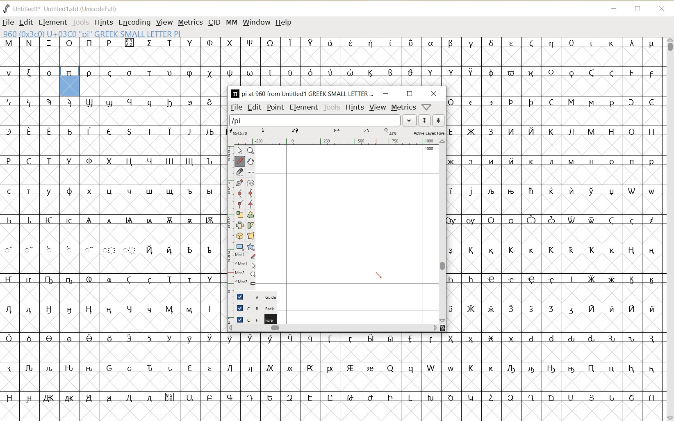 The image size is (674, 421). What do you see at coordinates (443, 378) in the screenshot?
I see `glyph characters` at bounding box center [443, 378].